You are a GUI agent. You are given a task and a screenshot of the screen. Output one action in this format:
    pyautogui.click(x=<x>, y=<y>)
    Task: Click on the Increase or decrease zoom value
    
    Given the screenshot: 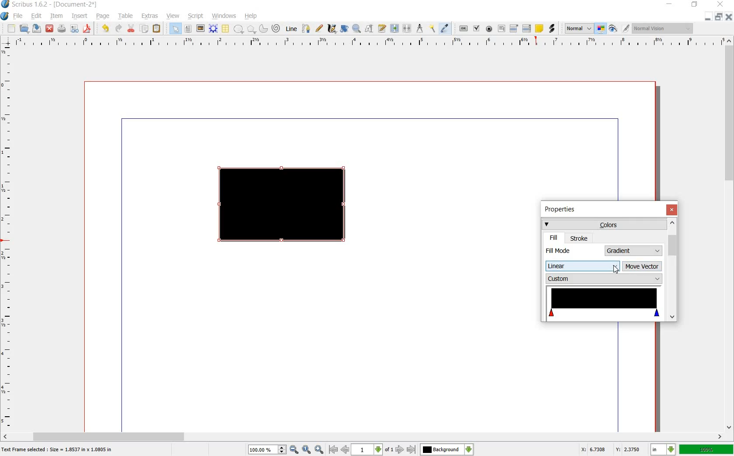 What is the action you would take?
    pyautogui.click(x=282, y=450)
    